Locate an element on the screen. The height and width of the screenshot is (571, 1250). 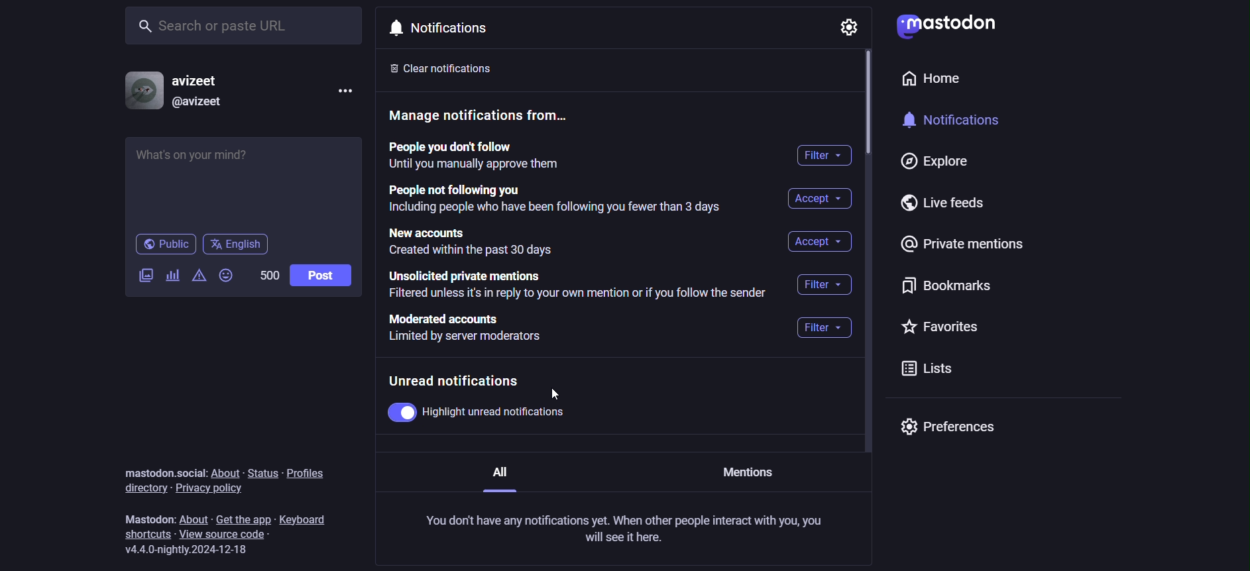
shortcuts is located at coordinates (145, 535).